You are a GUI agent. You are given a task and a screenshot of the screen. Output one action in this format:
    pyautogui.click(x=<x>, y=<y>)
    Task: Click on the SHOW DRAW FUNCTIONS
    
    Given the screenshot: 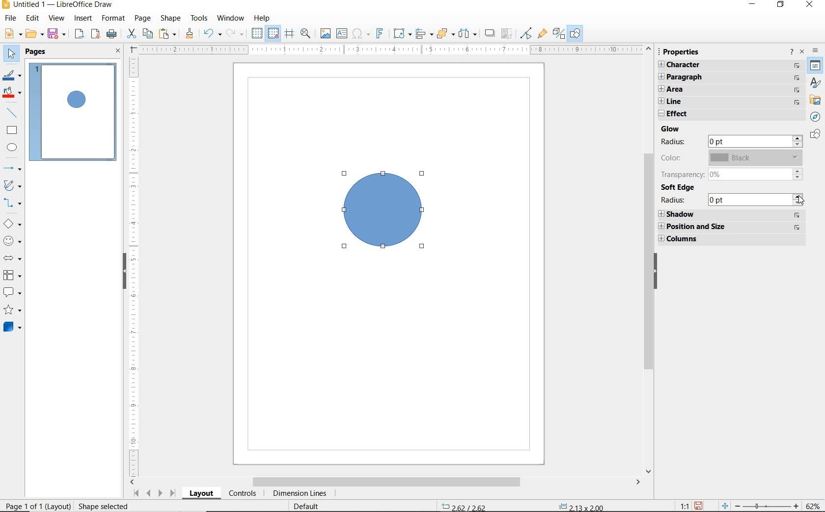 What is the action you would take?
    pyautogui.click(x=576, y=34)
    